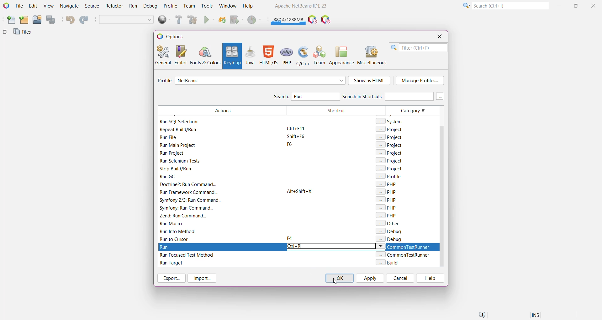  What do you see at coordinates (466, 5) in the screenshot?
I see `Click or press Shift+F10 for Category Selection` at bounding box center [466, 5].